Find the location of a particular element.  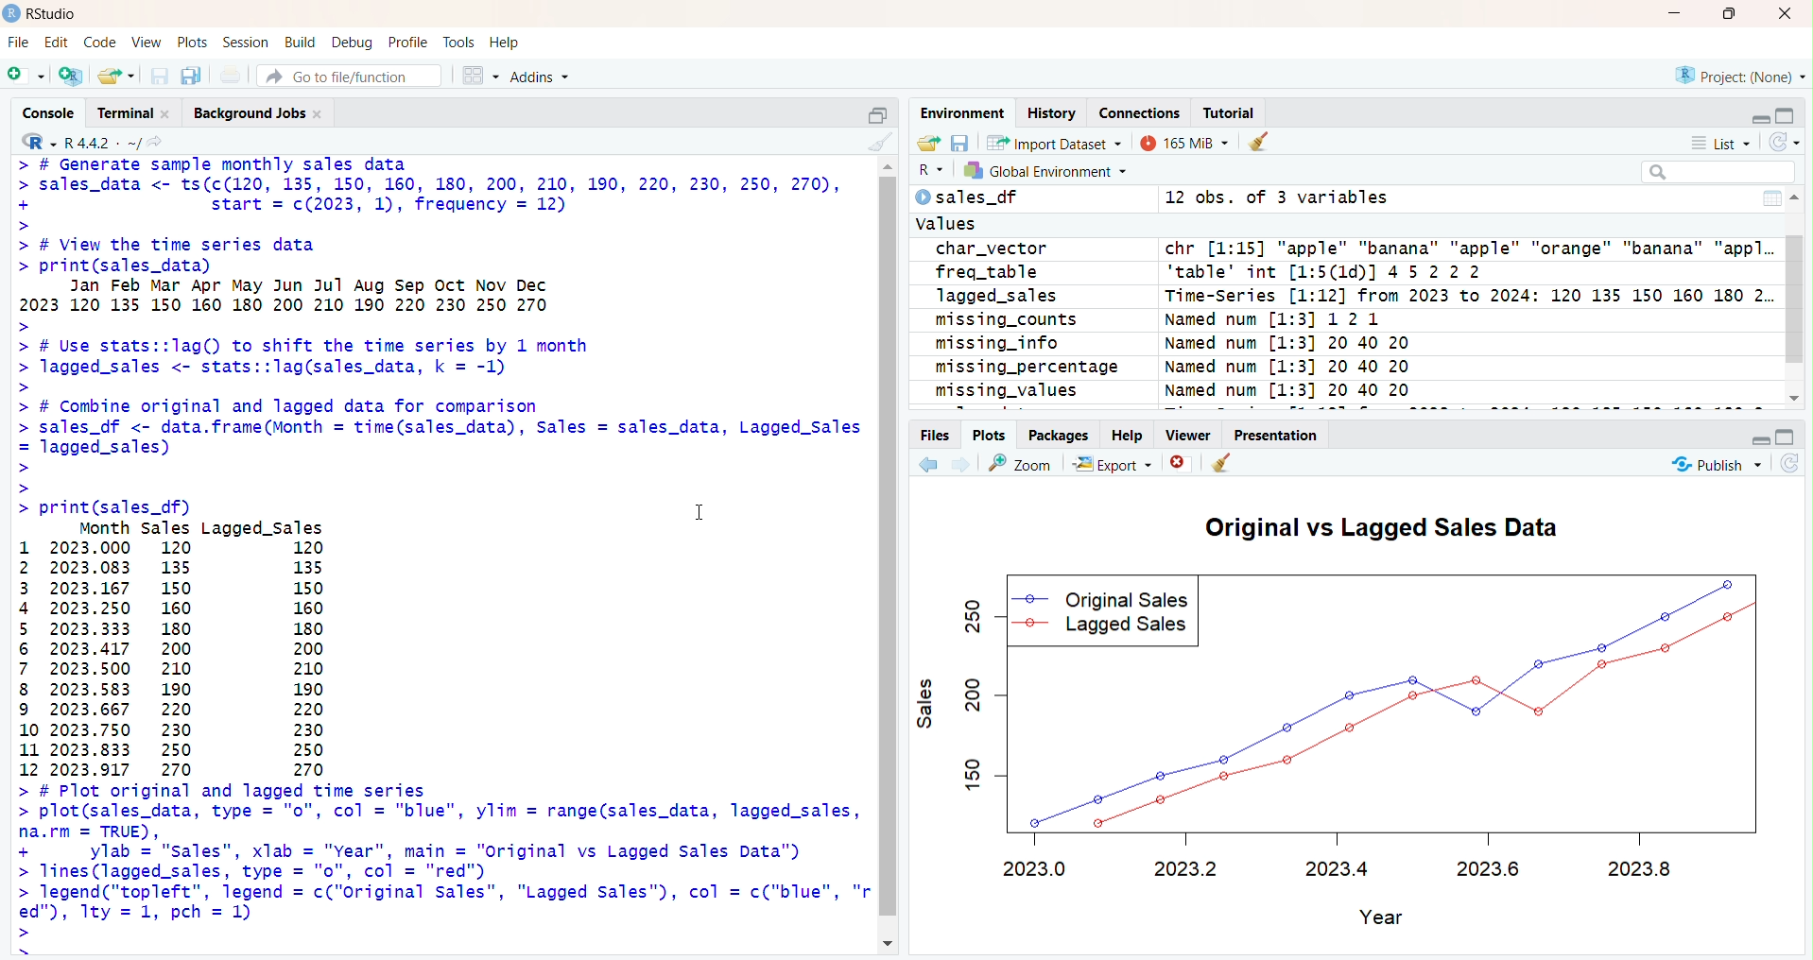

165 MB is located at coordinates (1184, 141).